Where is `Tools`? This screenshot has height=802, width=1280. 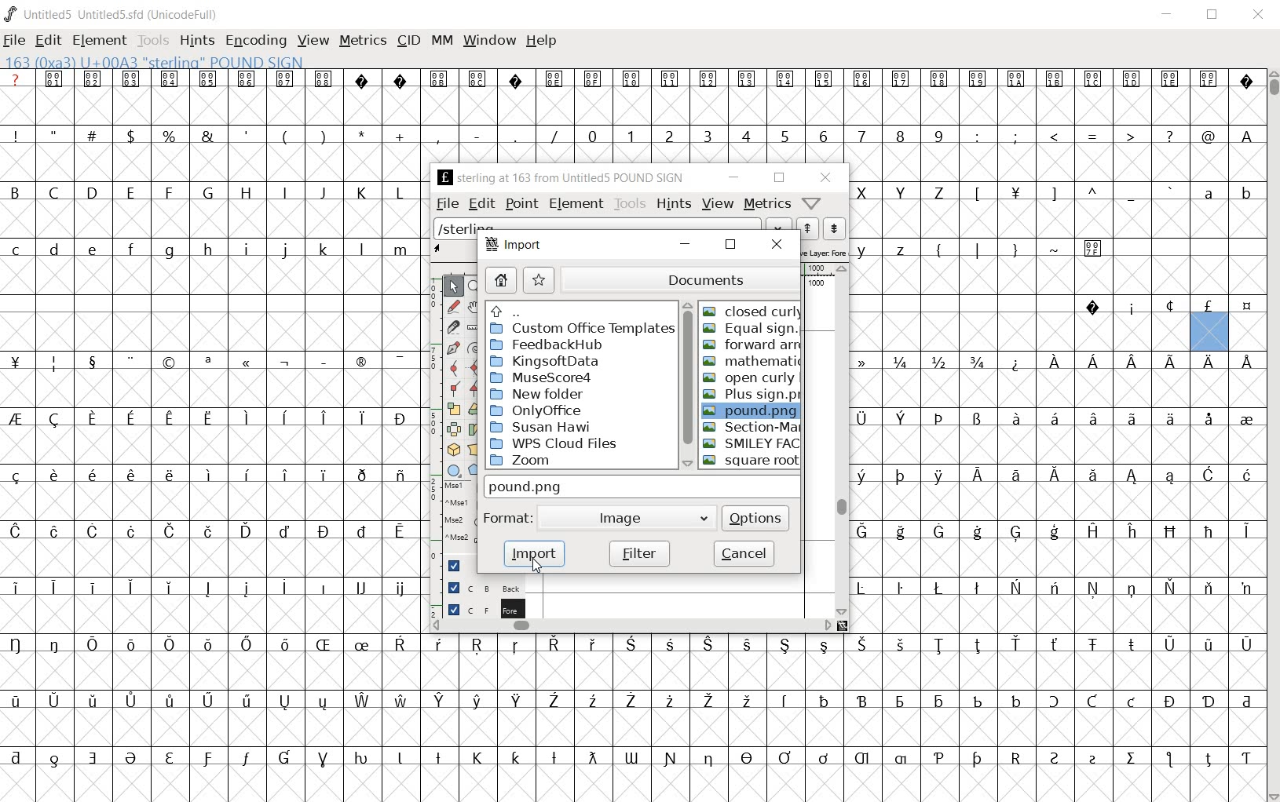
Tools is located at coordinates (153, 42).